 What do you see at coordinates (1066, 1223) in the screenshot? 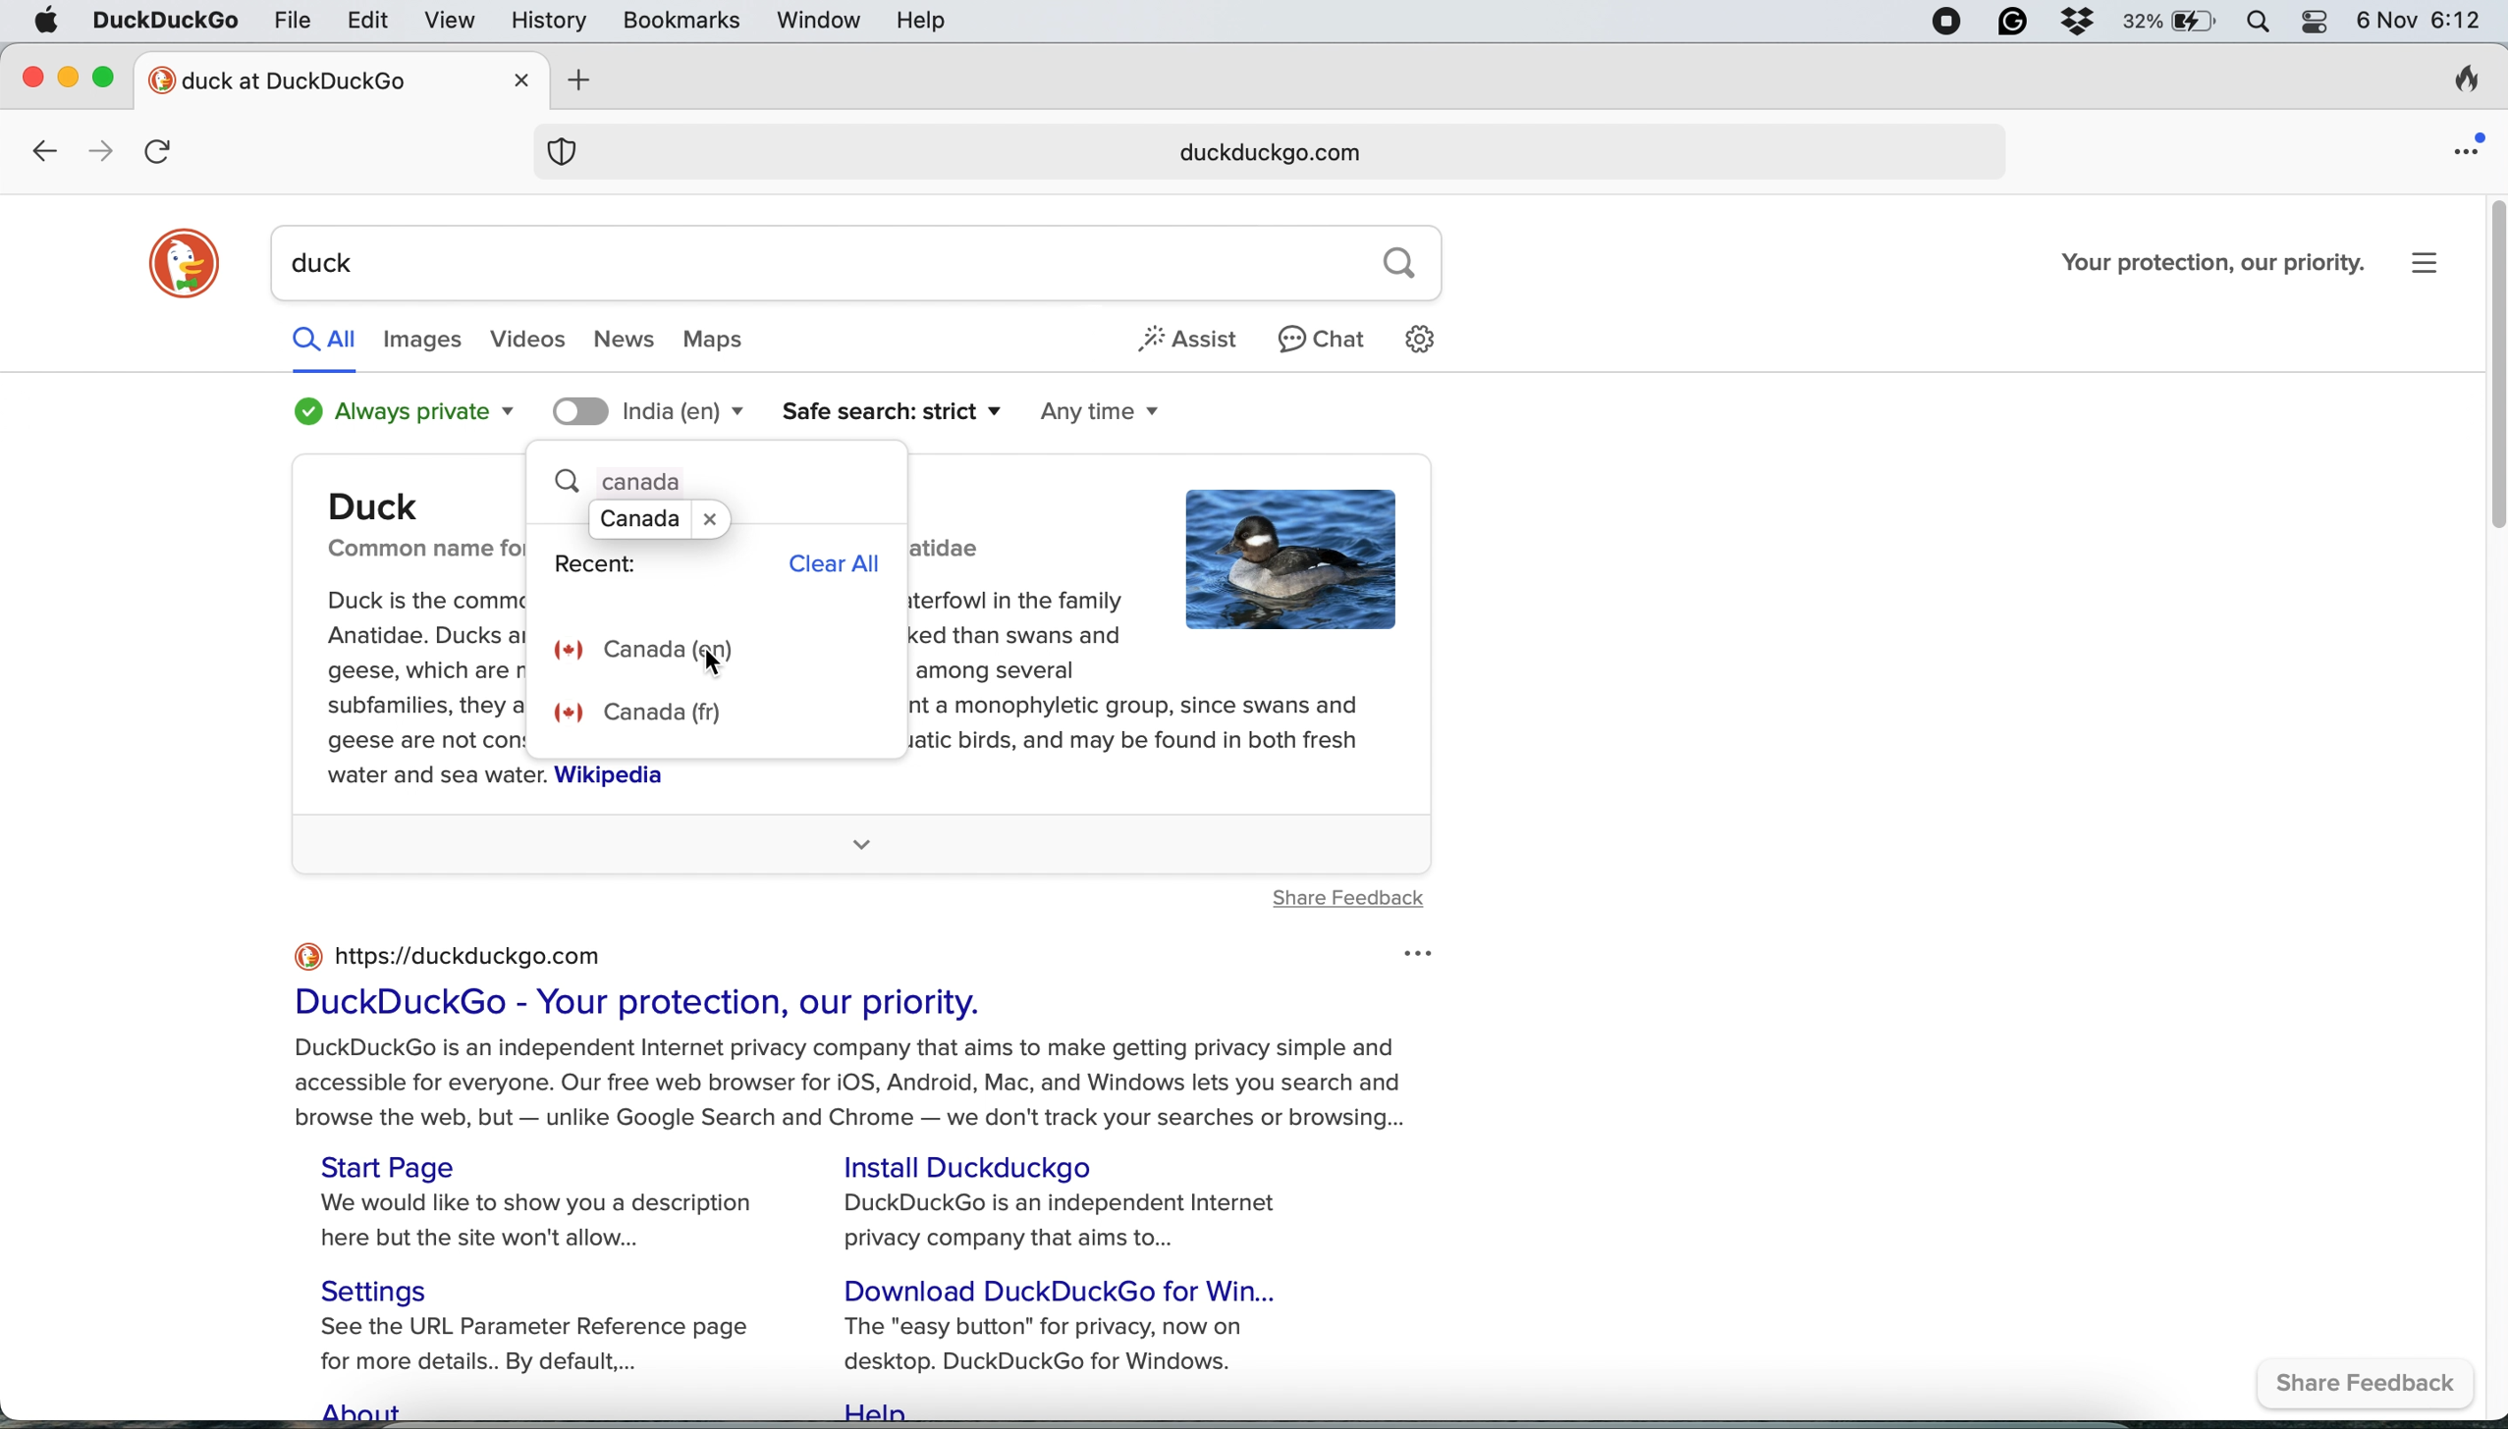
I see `DuckDuckGo is an independent Internet
privacy company that aims to...` at bounding box center [1066, 1223].